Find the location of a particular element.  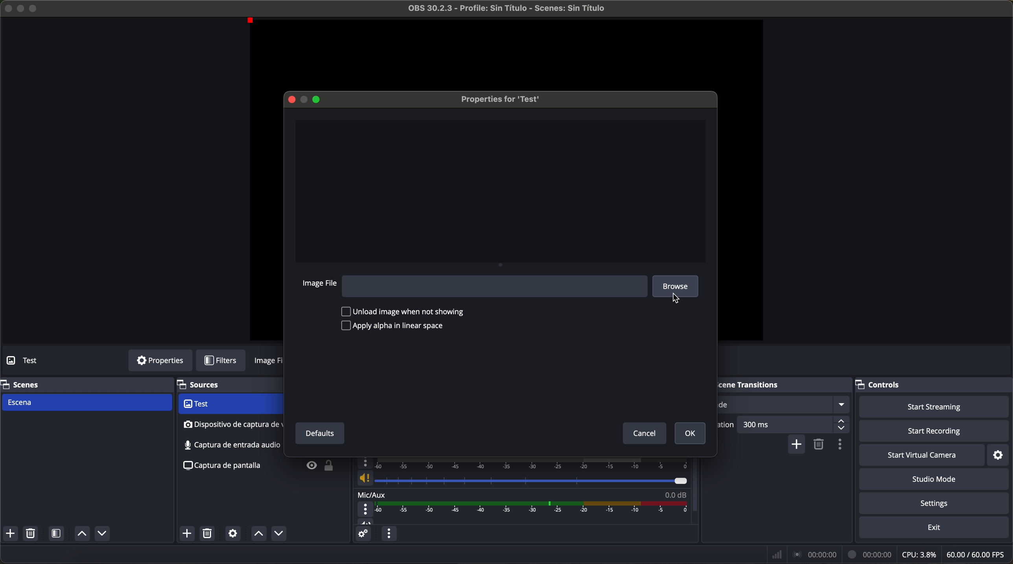

timeline is located at coordinates (525, 463).